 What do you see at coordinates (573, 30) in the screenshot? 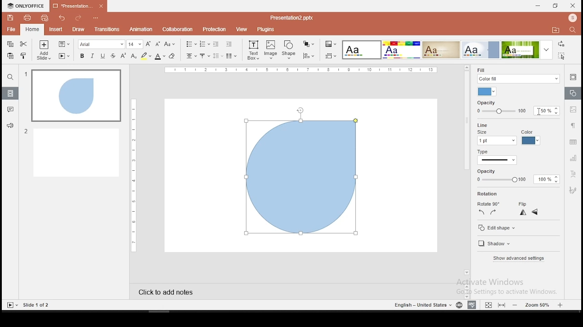
I see `find` at bounding box center [573, 30].